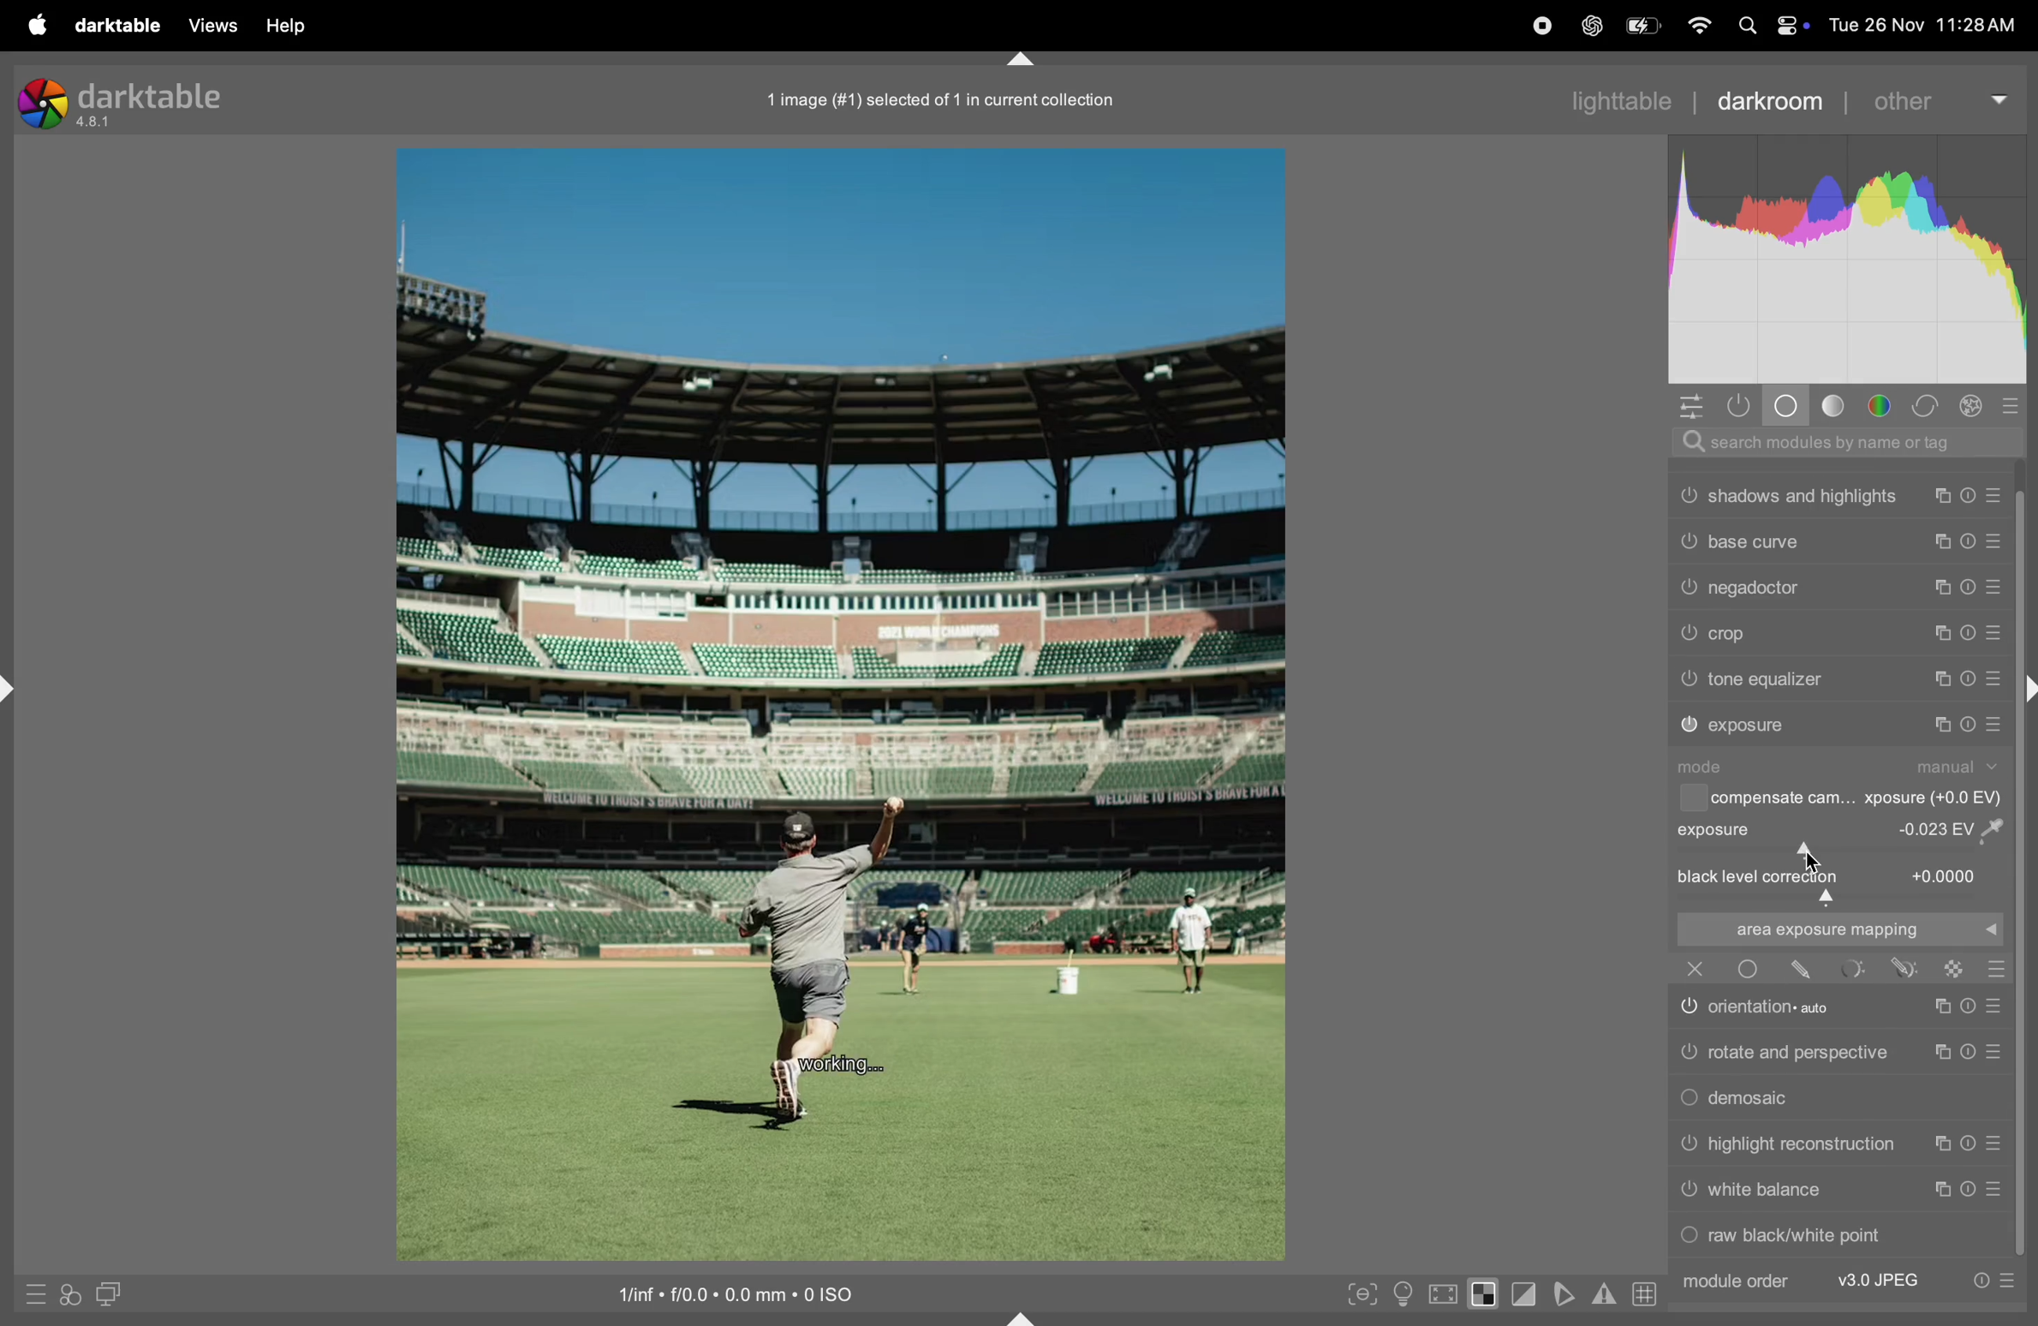 This screenshot has width=2038, height=1326. What do you see at coordinates (33, 25) in the screenshot?
I see `apple menu` at bounding box center [33, 25].